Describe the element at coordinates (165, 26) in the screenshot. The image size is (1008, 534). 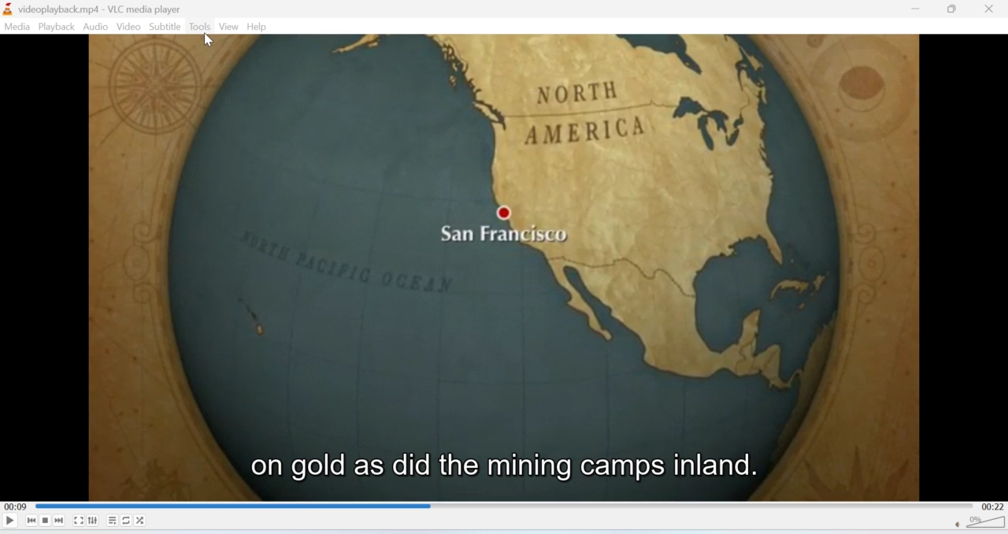
I see `Subtitle` at that location.